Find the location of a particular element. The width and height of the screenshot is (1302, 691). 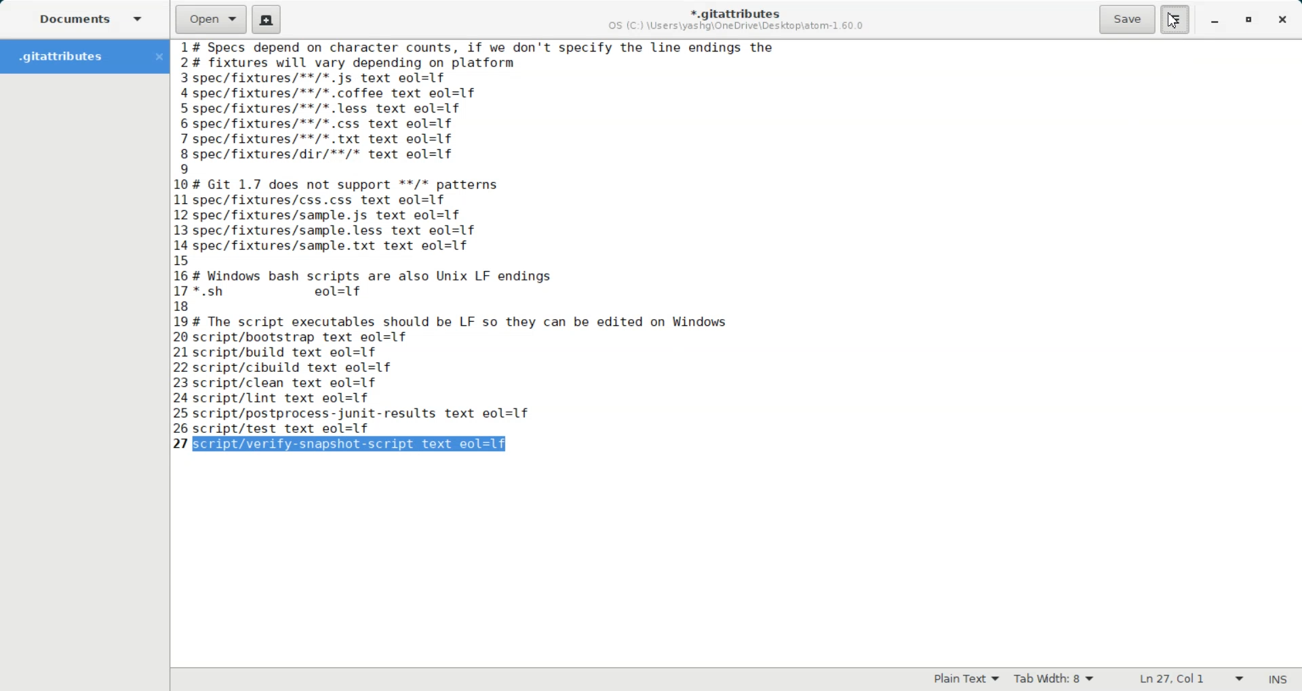

Folder is located at coordinates (71, 56).